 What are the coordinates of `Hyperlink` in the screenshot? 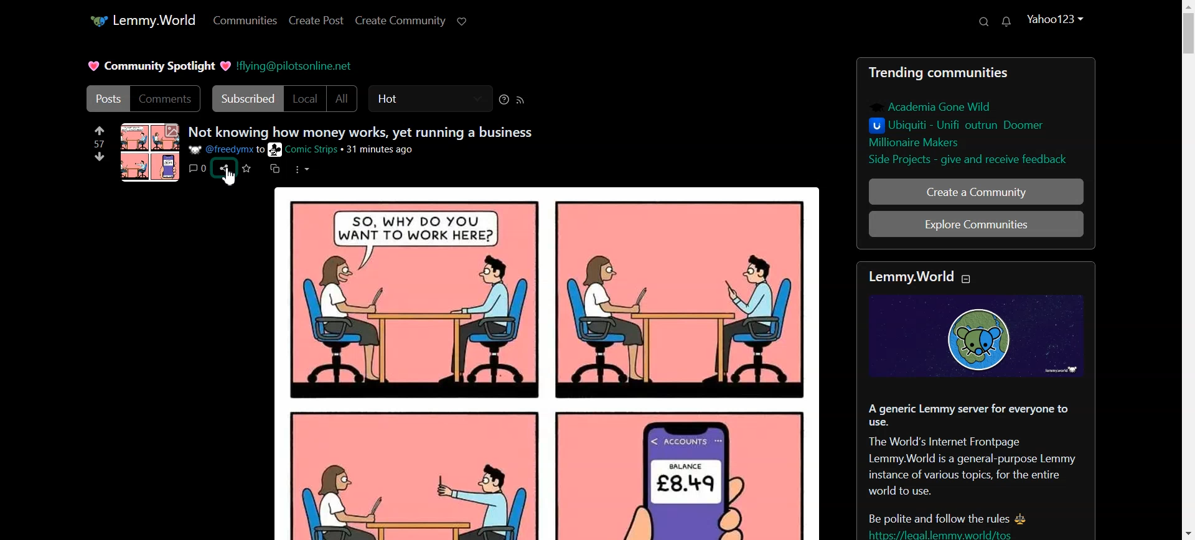 It's located at (294, 65).